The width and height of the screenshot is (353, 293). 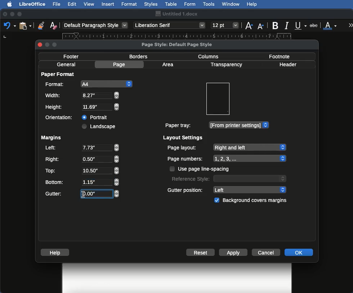 I want to click on Header, so click(x=288, y=64).